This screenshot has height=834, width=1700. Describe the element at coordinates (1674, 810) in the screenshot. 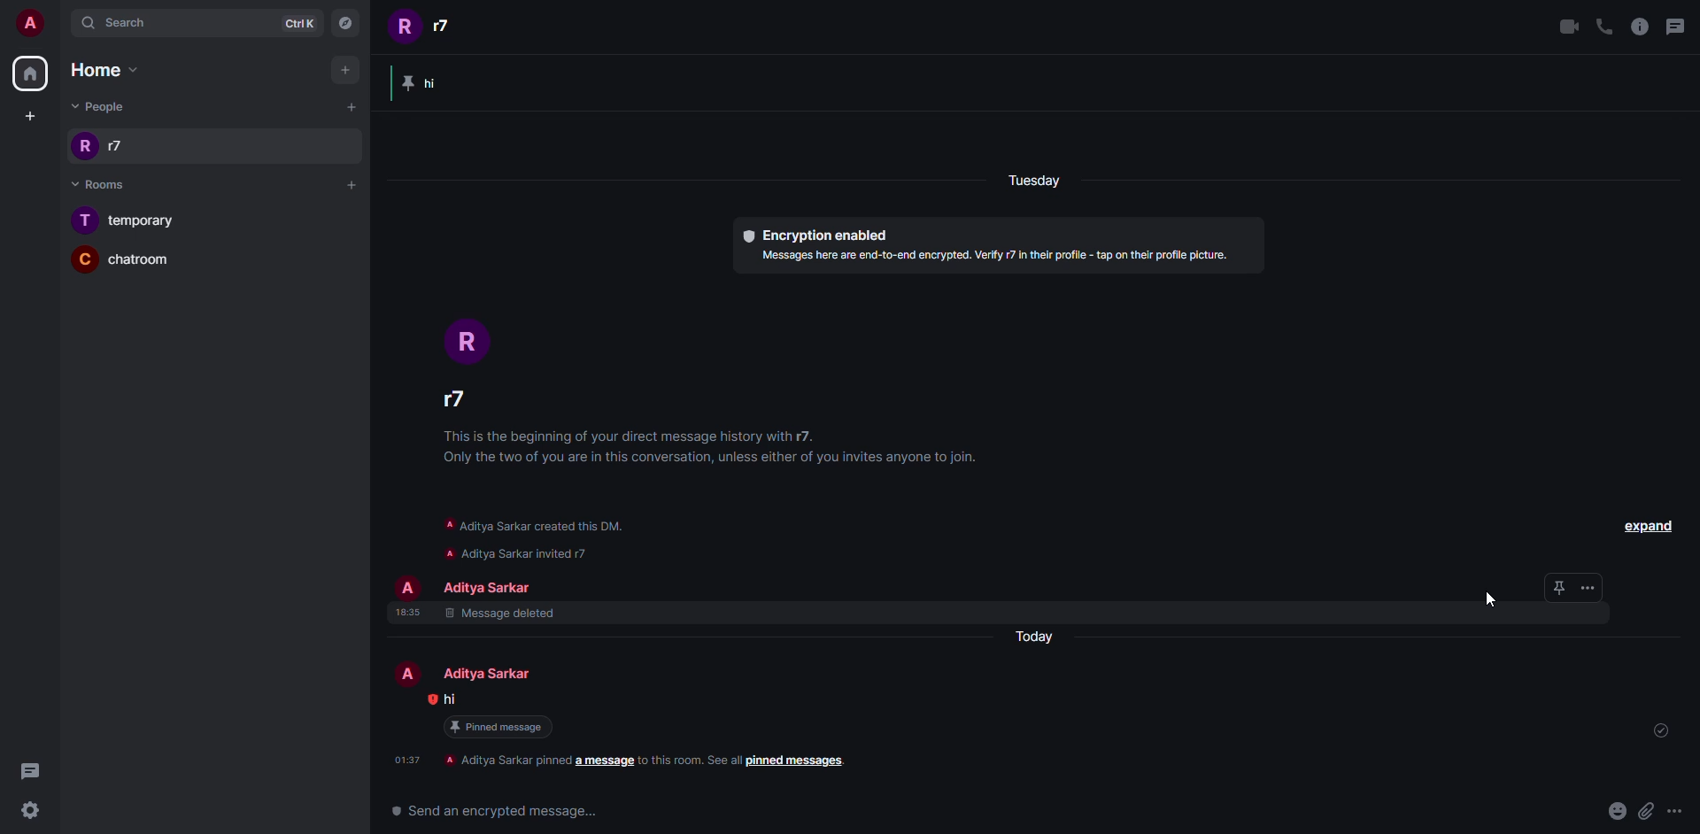

I see `` at that location.